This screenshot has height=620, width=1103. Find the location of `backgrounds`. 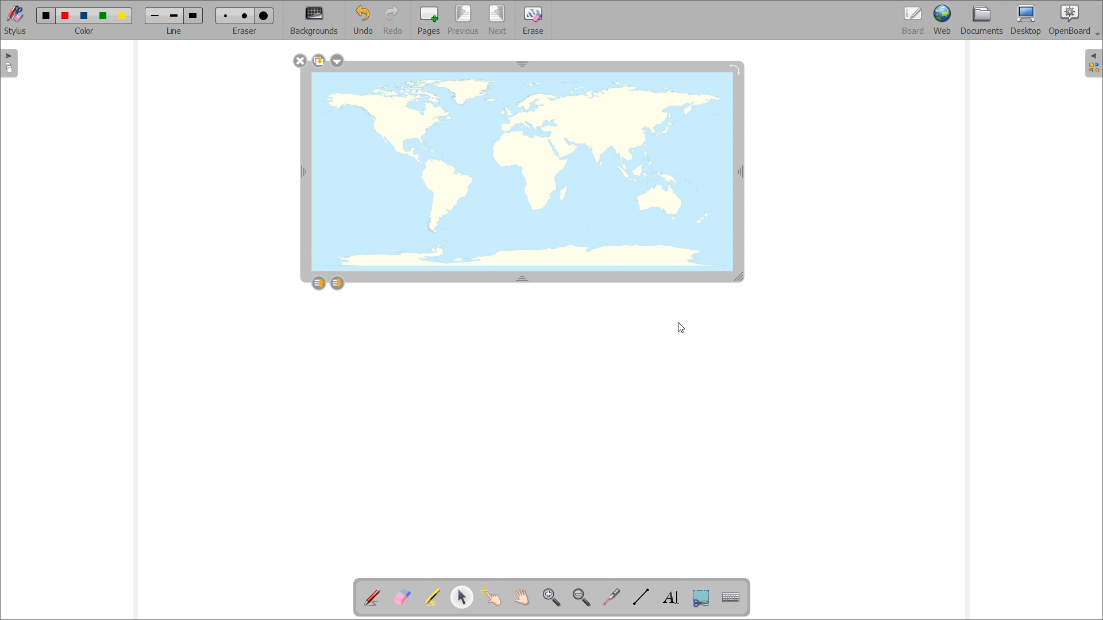

backgrounds is located at coordinates (314, 21).